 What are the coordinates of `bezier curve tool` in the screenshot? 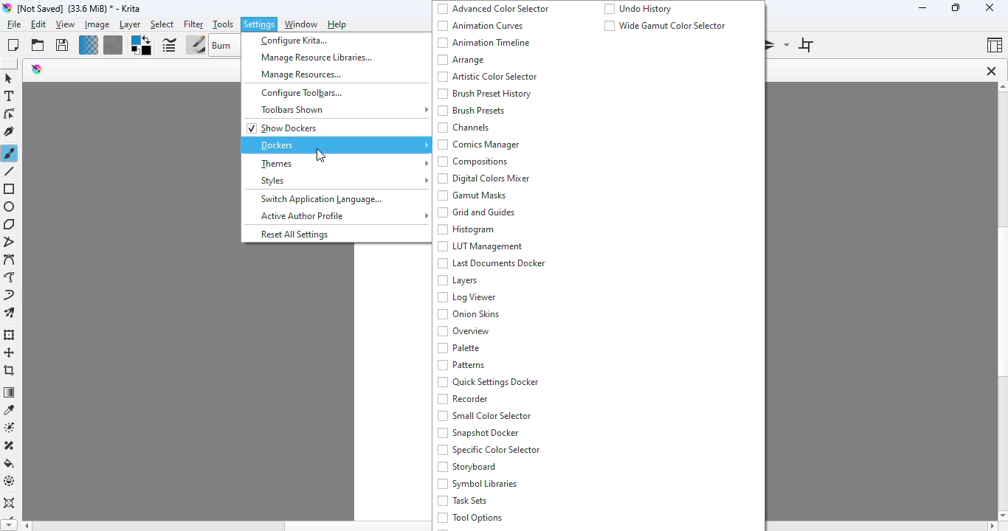 It's located at (10, 260).